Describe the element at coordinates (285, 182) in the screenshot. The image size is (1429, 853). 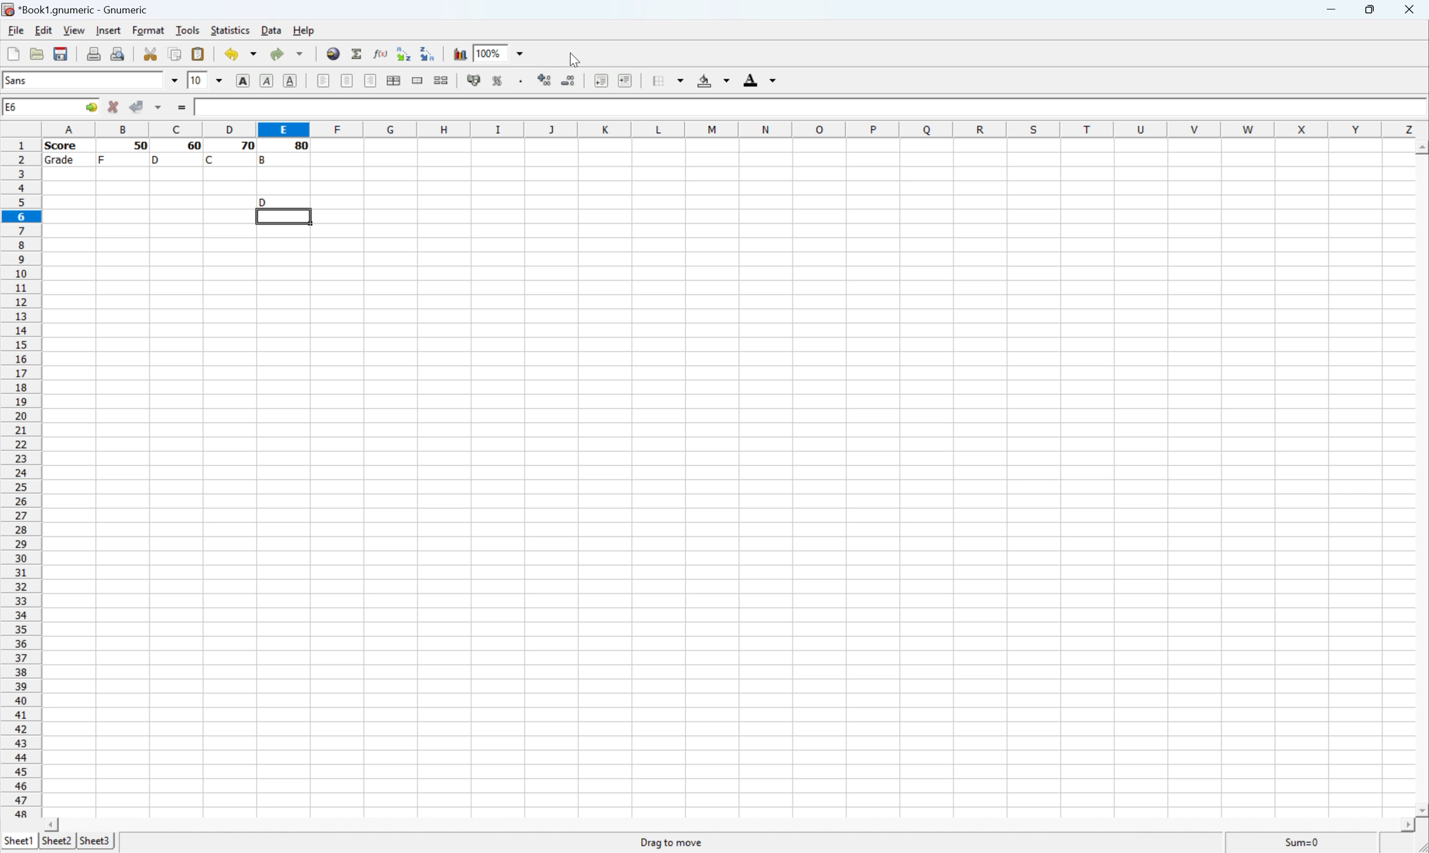
I see `cells` at that location.